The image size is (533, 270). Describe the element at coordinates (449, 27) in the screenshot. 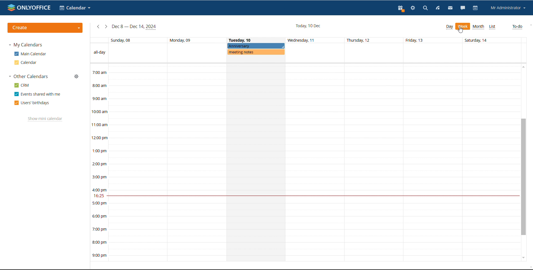

I see `day view` at that location.